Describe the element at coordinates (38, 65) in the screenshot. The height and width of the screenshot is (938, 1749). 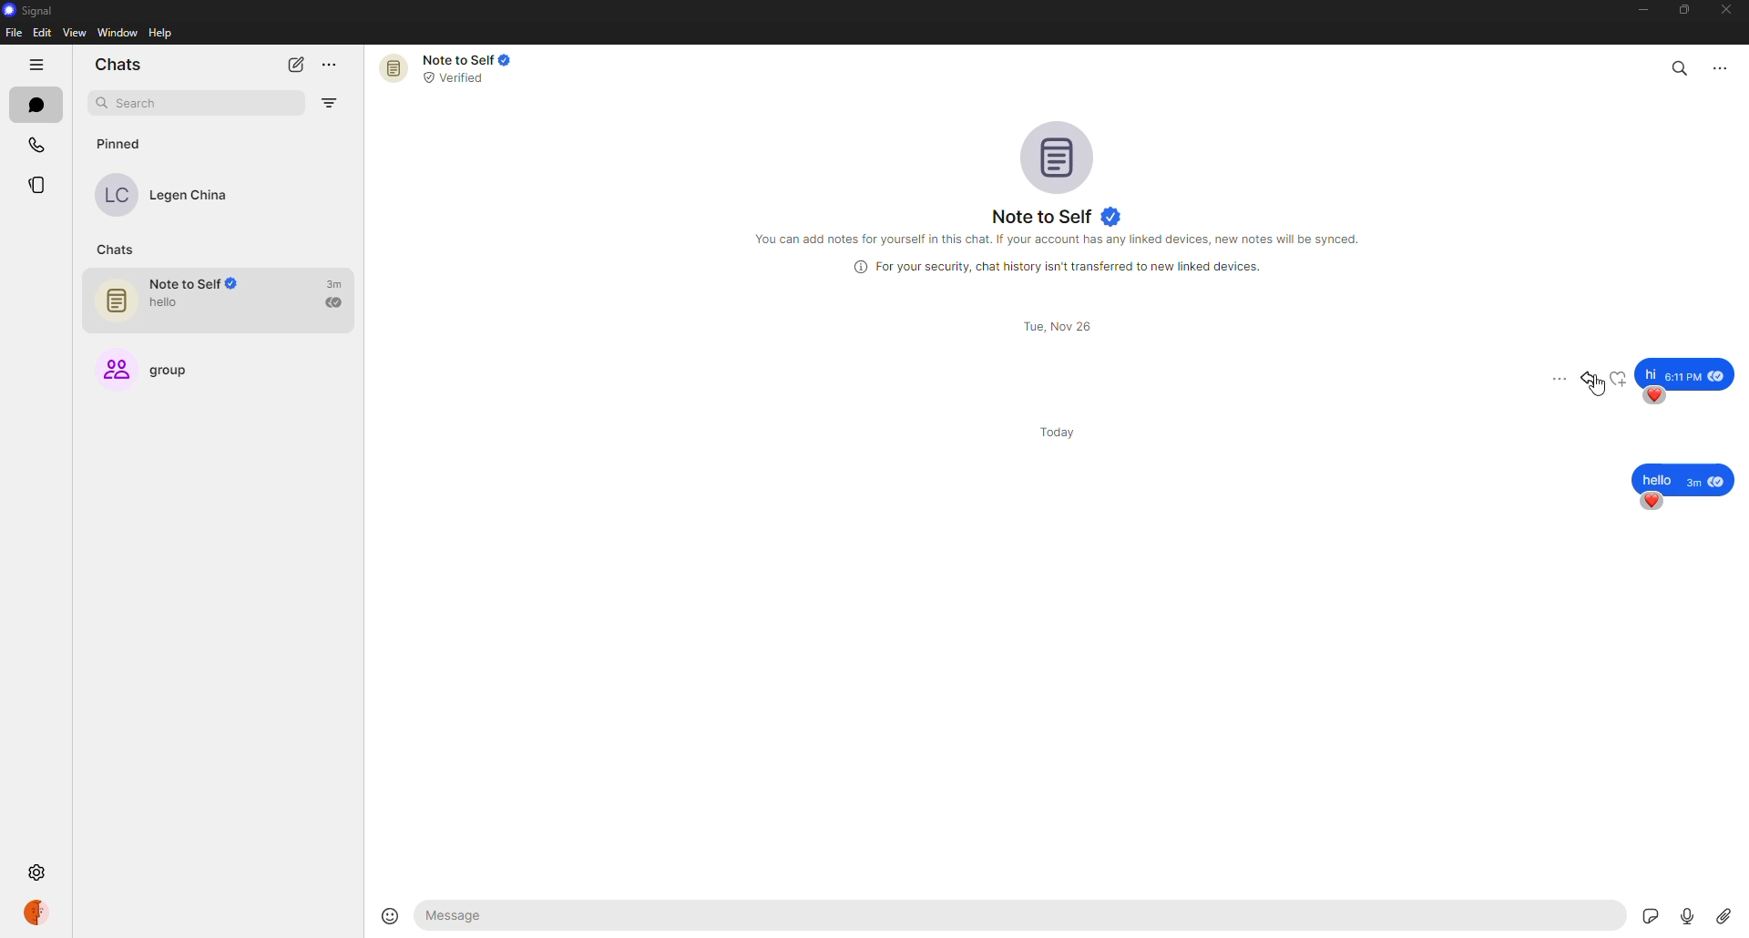
I see `hide tabs` at that location.